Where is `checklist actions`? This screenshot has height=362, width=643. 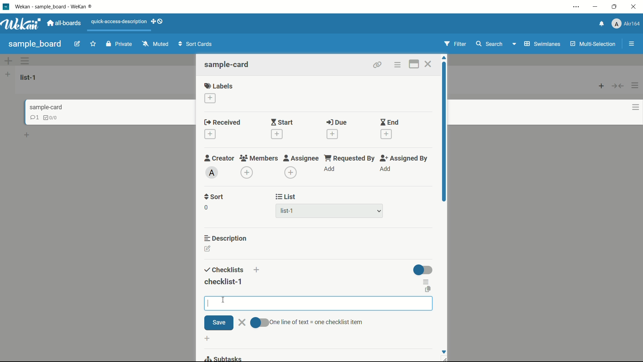 checklist actions is located at coordinates (426, 282).